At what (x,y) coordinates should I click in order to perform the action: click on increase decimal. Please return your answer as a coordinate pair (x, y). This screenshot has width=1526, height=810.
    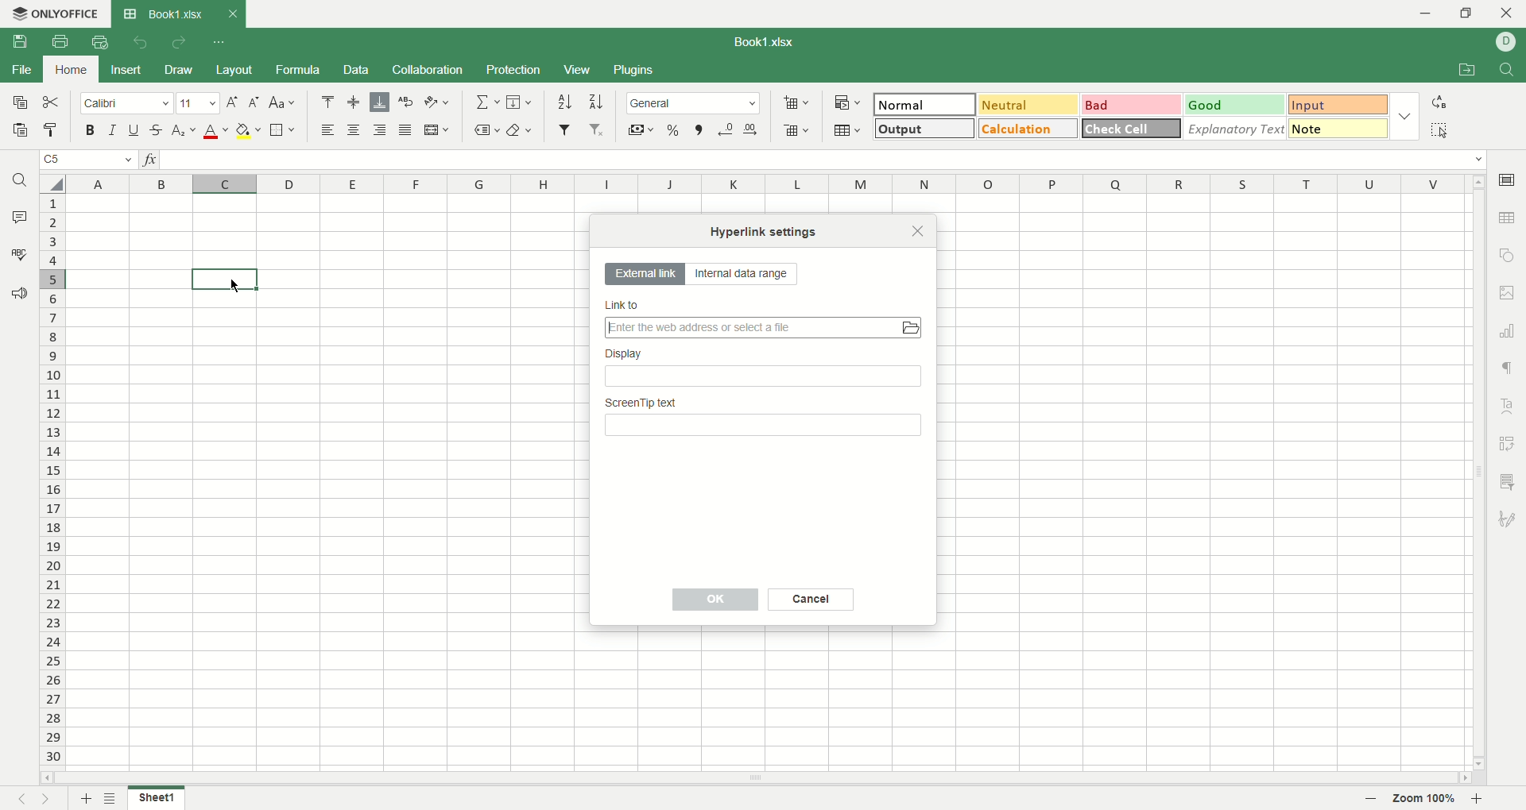
    Looking at the image, I should click on (755, 126).